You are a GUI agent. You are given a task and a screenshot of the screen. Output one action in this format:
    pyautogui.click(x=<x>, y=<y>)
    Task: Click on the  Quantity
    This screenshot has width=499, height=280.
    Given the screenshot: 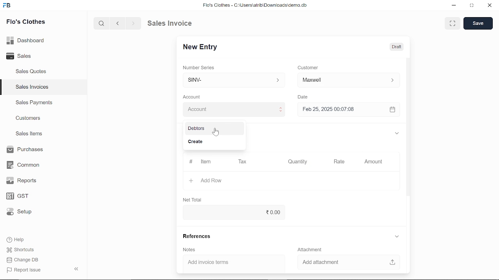 What is the action you would take?
    pyautogui.click(x=296, y=162)
    